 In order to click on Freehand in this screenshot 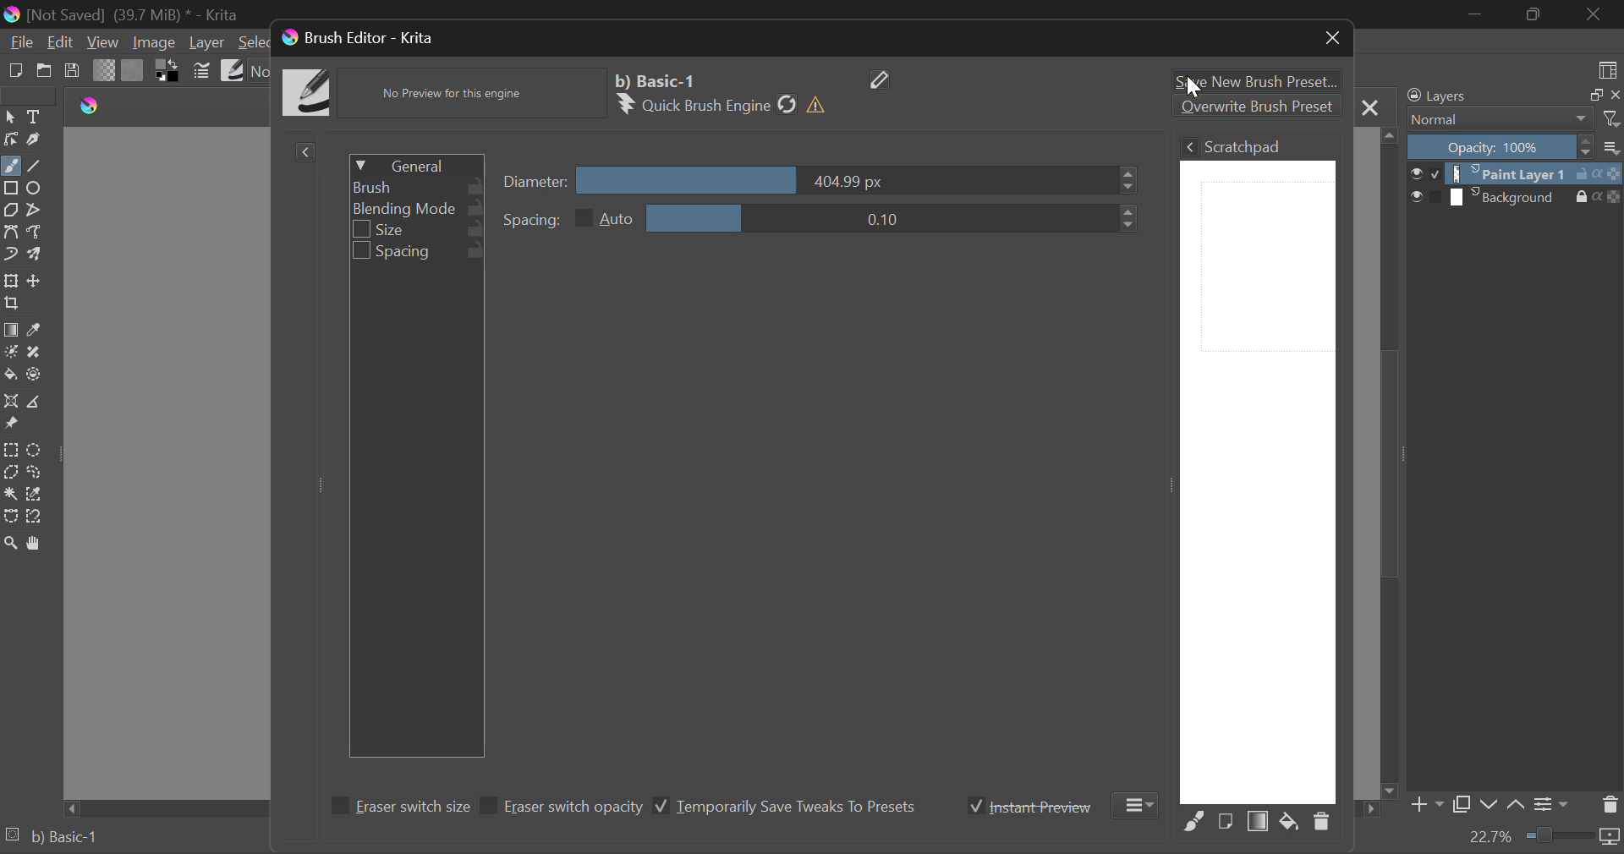, I will do `click(11, 166)`.